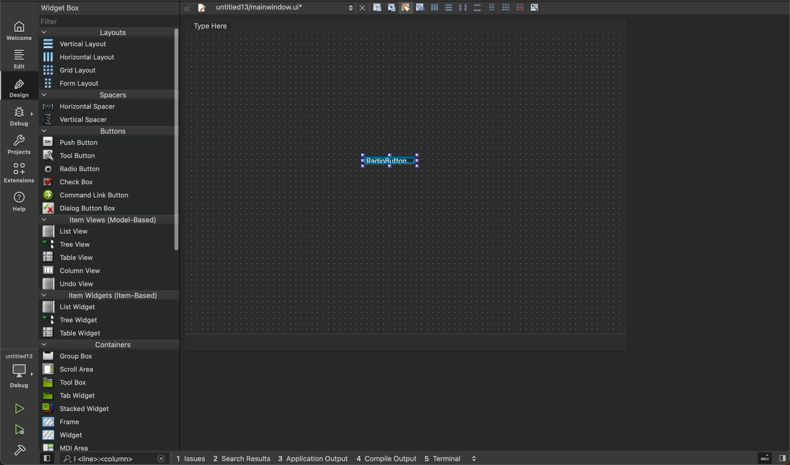  I want to click on mdi area, so click(109, 446).